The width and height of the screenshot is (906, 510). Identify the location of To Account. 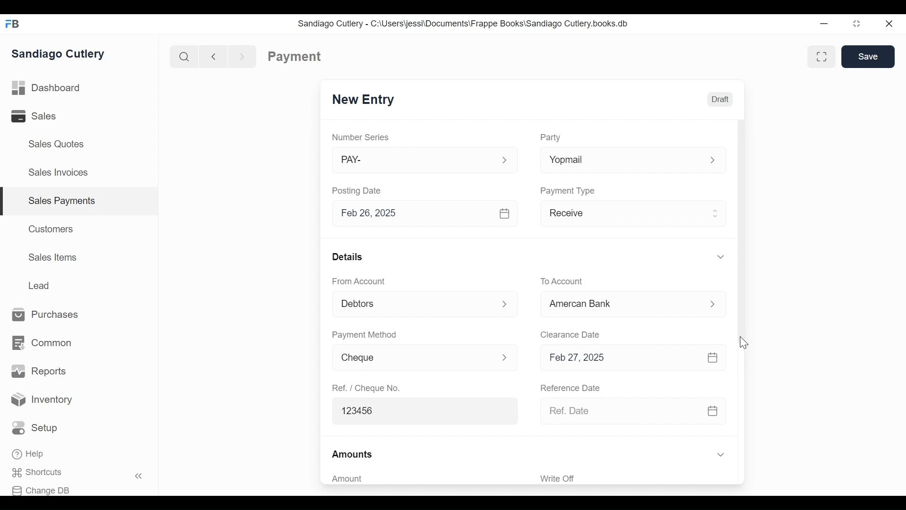
(561, 281).